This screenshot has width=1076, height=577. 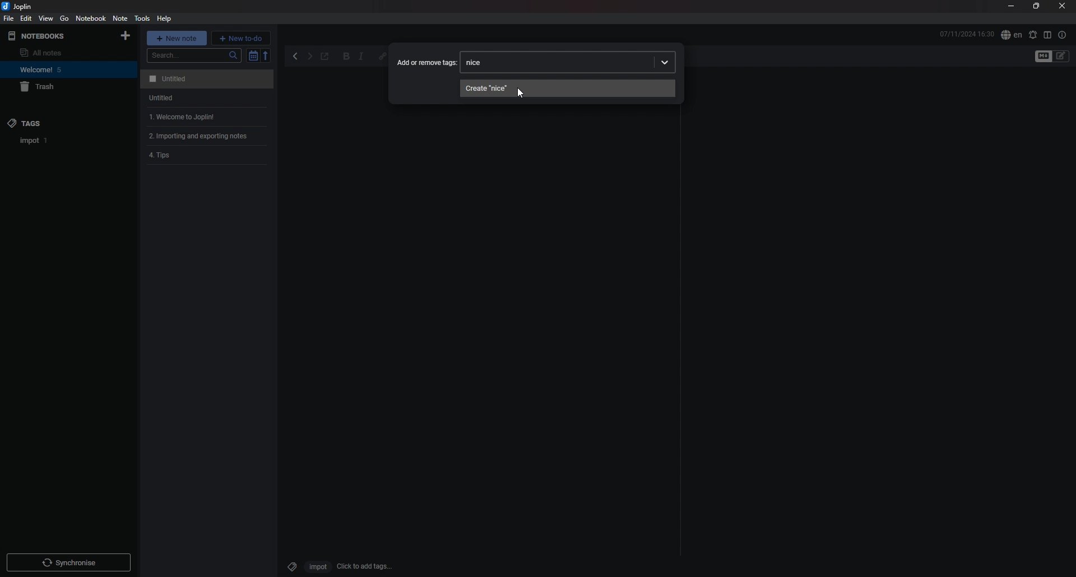 I want to click on tag, so click(x=290, y=565).